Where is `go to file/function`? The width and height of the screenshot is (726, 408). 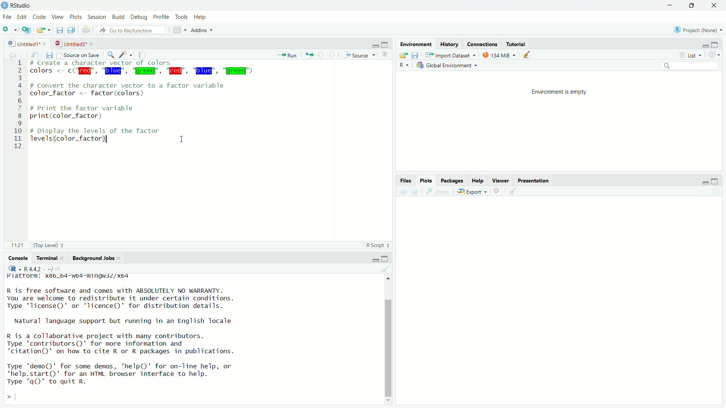 go to file/function is located at coordinates (130, 31).